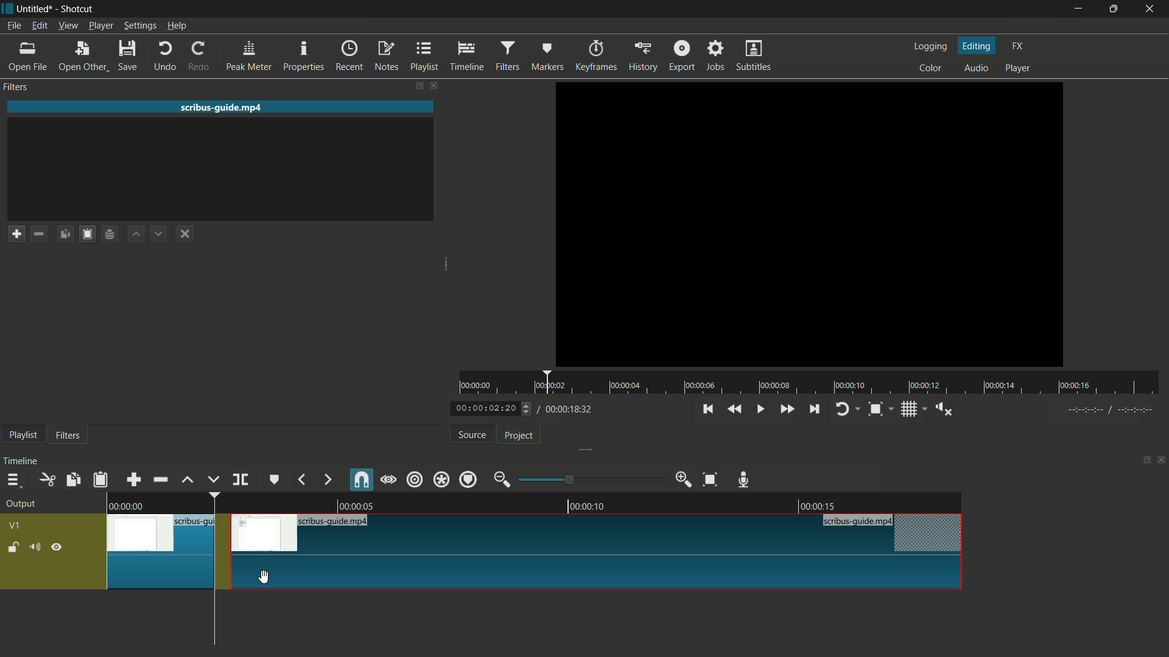 The width and height of the screenshot is (1169, 657). I want to click on remove a filter, so click(39, 234).